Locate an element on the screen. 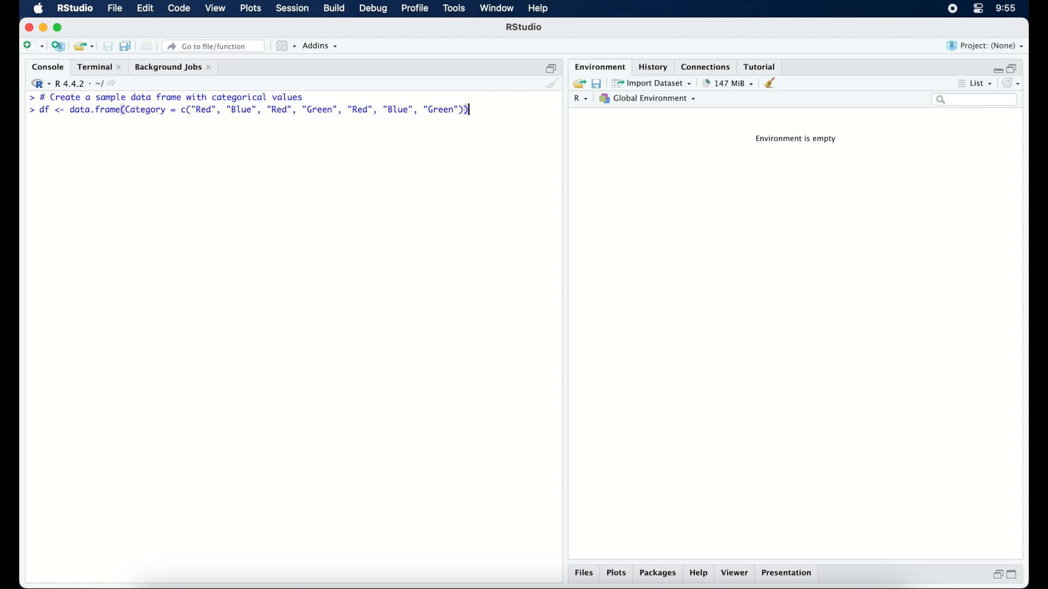  history is located at coordinates (654, 67).